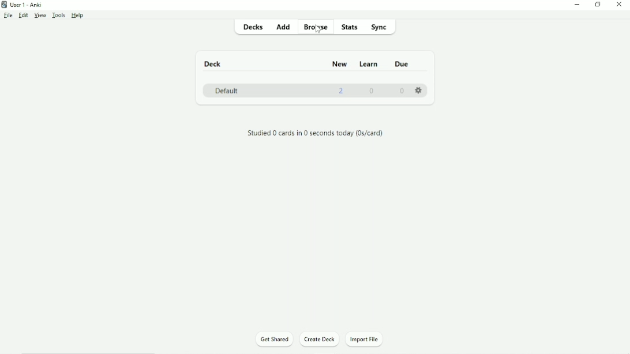  I want to click on Default, so click(224, 90).